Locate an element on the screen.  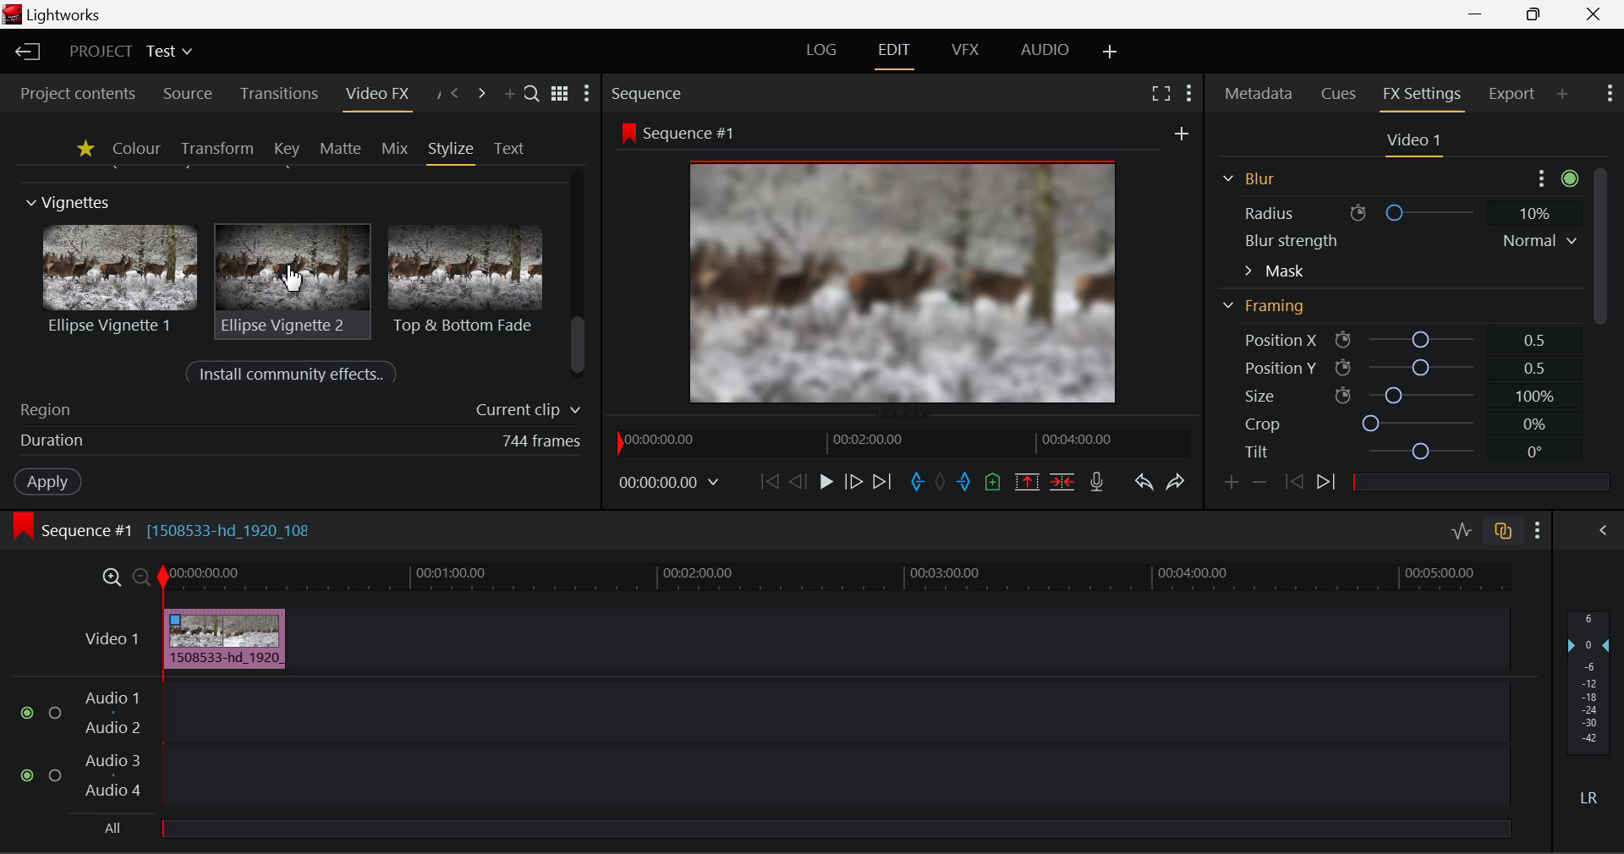
Redo is located at coordinates (1173, 480).